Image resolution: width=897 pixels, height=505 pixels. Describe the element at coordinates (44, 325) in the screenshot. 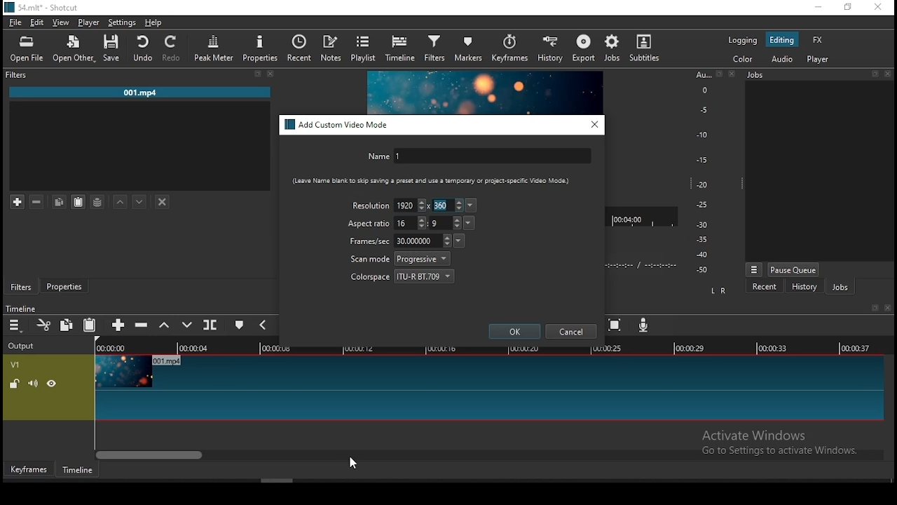

I see `cut` at that location.